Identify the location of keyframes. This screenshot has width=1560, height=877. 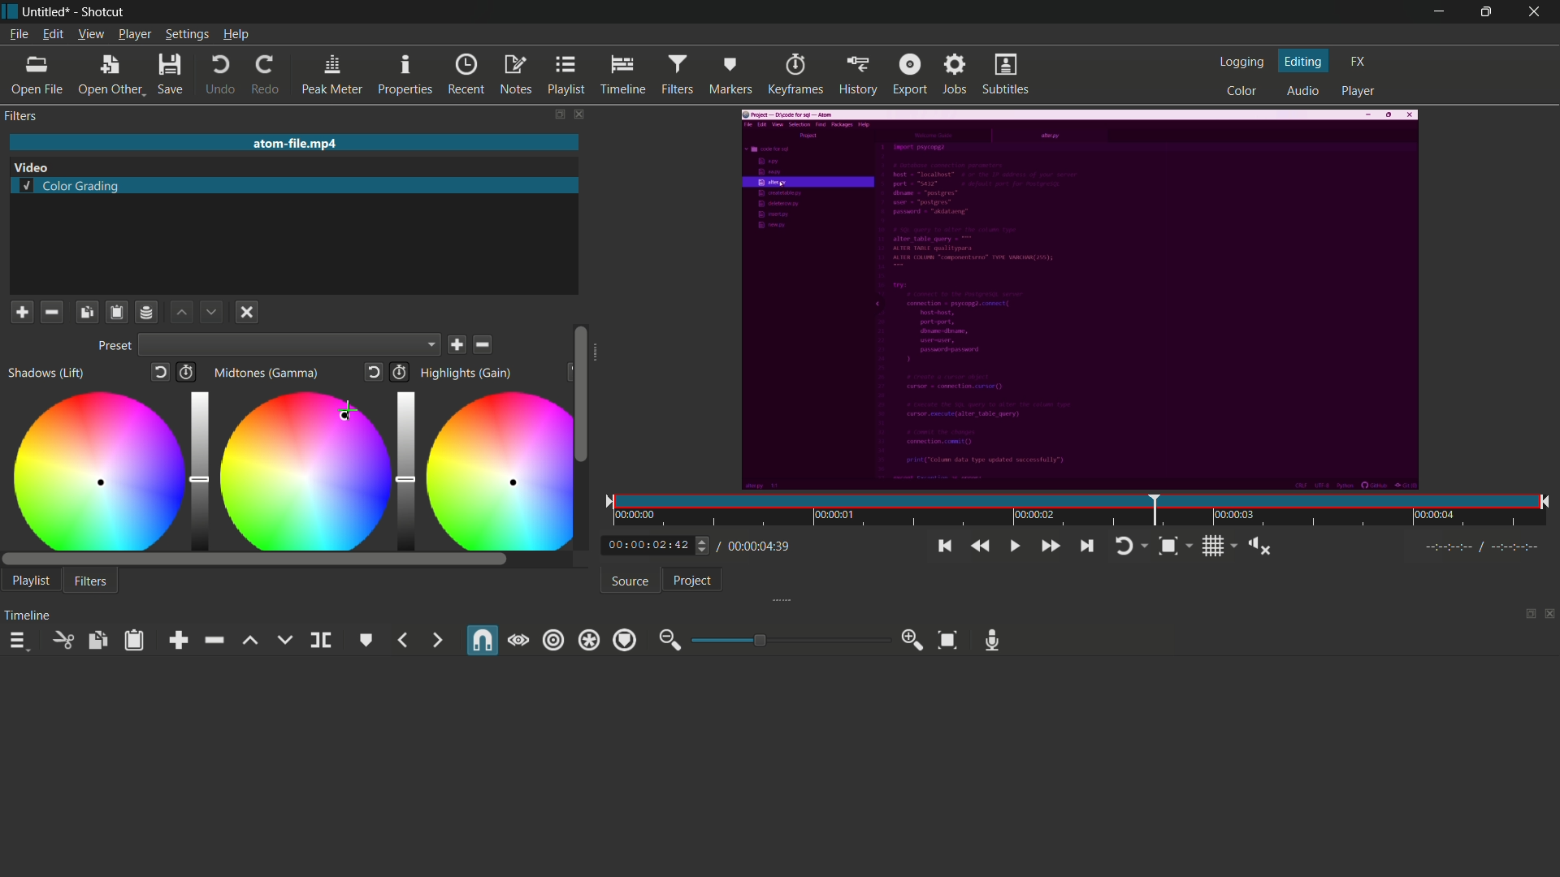
(795, 75).